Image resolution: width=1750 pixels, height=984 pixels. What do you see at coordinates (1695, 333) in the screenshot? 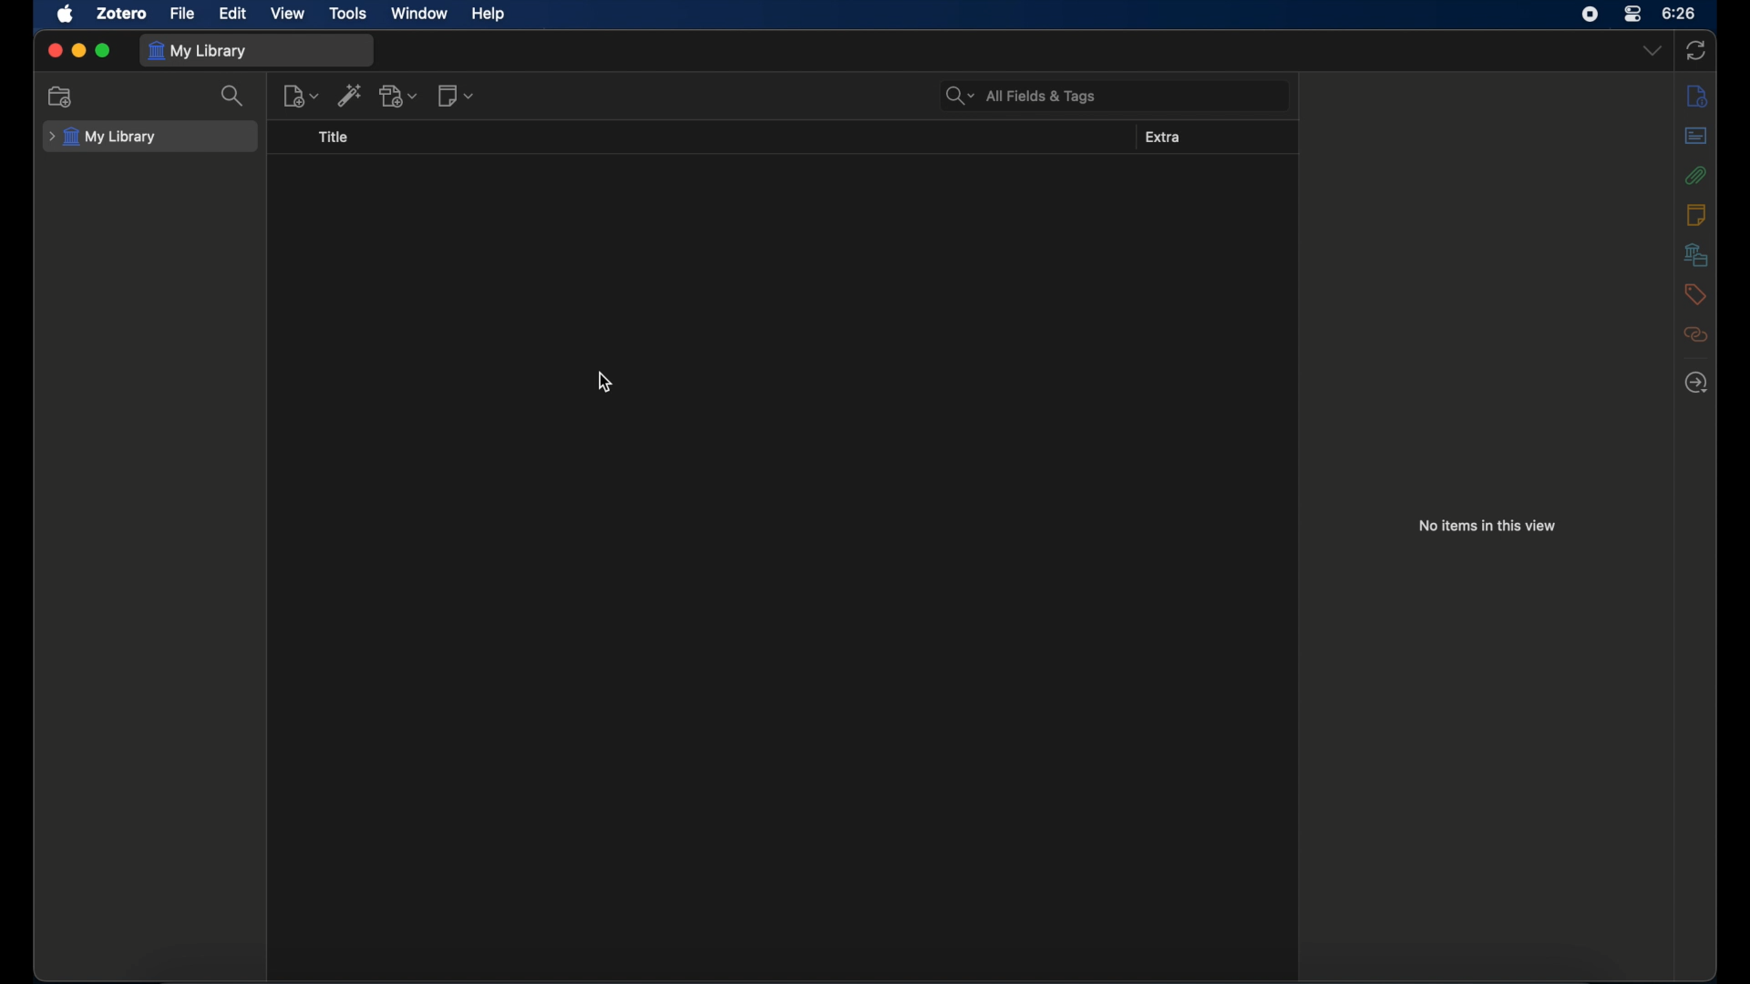
I see `related` at bounding box center [1695, 333].